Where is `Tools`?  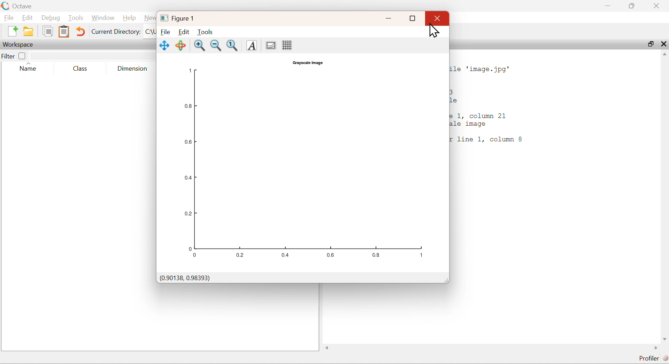
Tools is located at coordinates (205, 32).